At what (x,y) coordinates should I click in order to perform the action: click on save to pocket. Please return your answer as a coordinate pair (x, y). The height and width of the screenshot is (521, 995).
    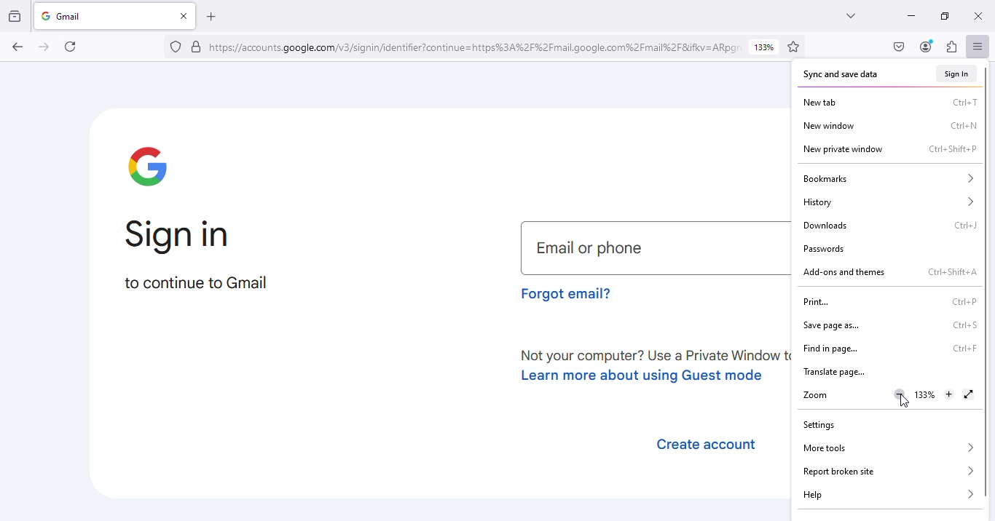
    Looking at the image, I should click on (900, 47).